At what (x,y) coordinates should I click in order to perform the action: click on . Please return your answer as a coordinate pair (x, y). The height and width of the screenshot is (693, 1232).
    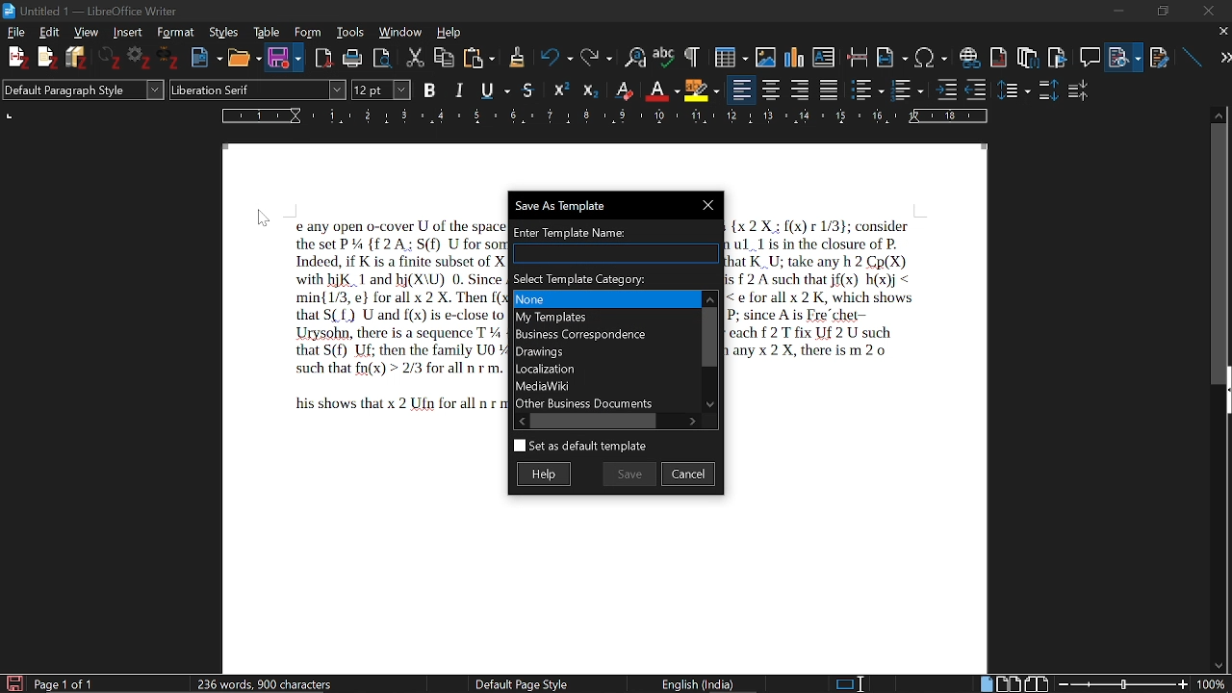
    Looking at the image, I should click on (1015, 90).